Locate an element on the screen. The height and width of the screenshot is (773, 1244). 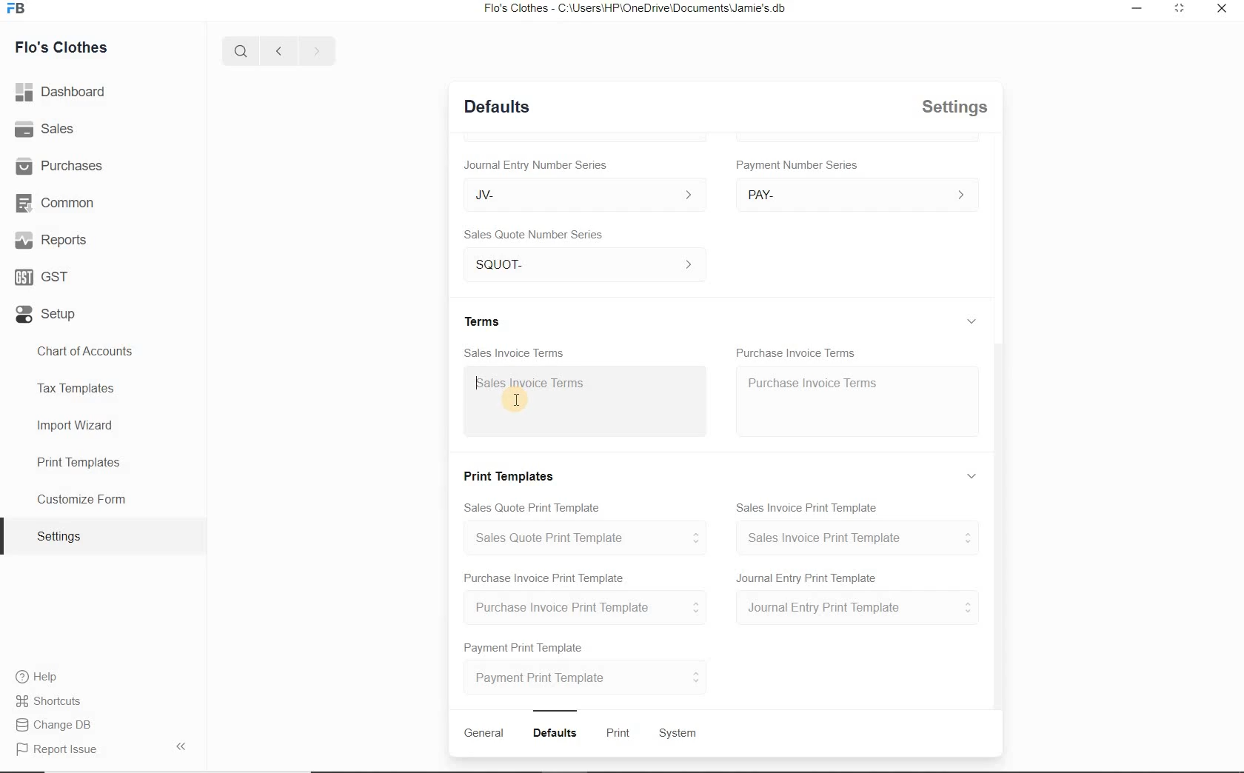
Next is located at coordinates (316, 50).